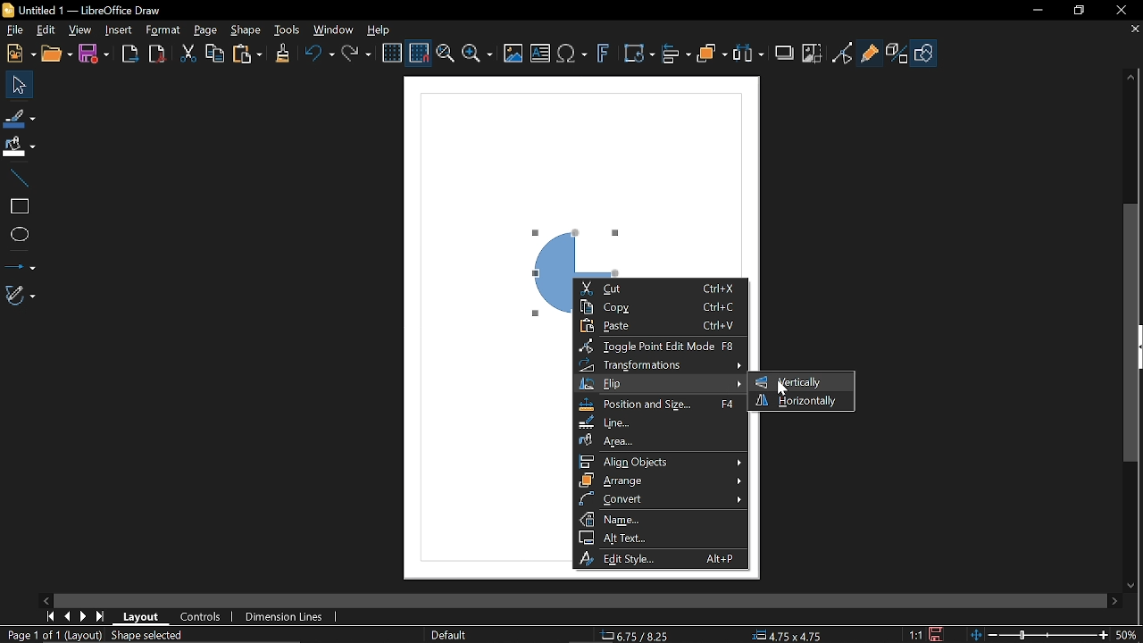 The height and width of the screenshot is (643, 1143). Describe the element at coordinates (57, 54) in the screenshot. I see `Open` at that location.